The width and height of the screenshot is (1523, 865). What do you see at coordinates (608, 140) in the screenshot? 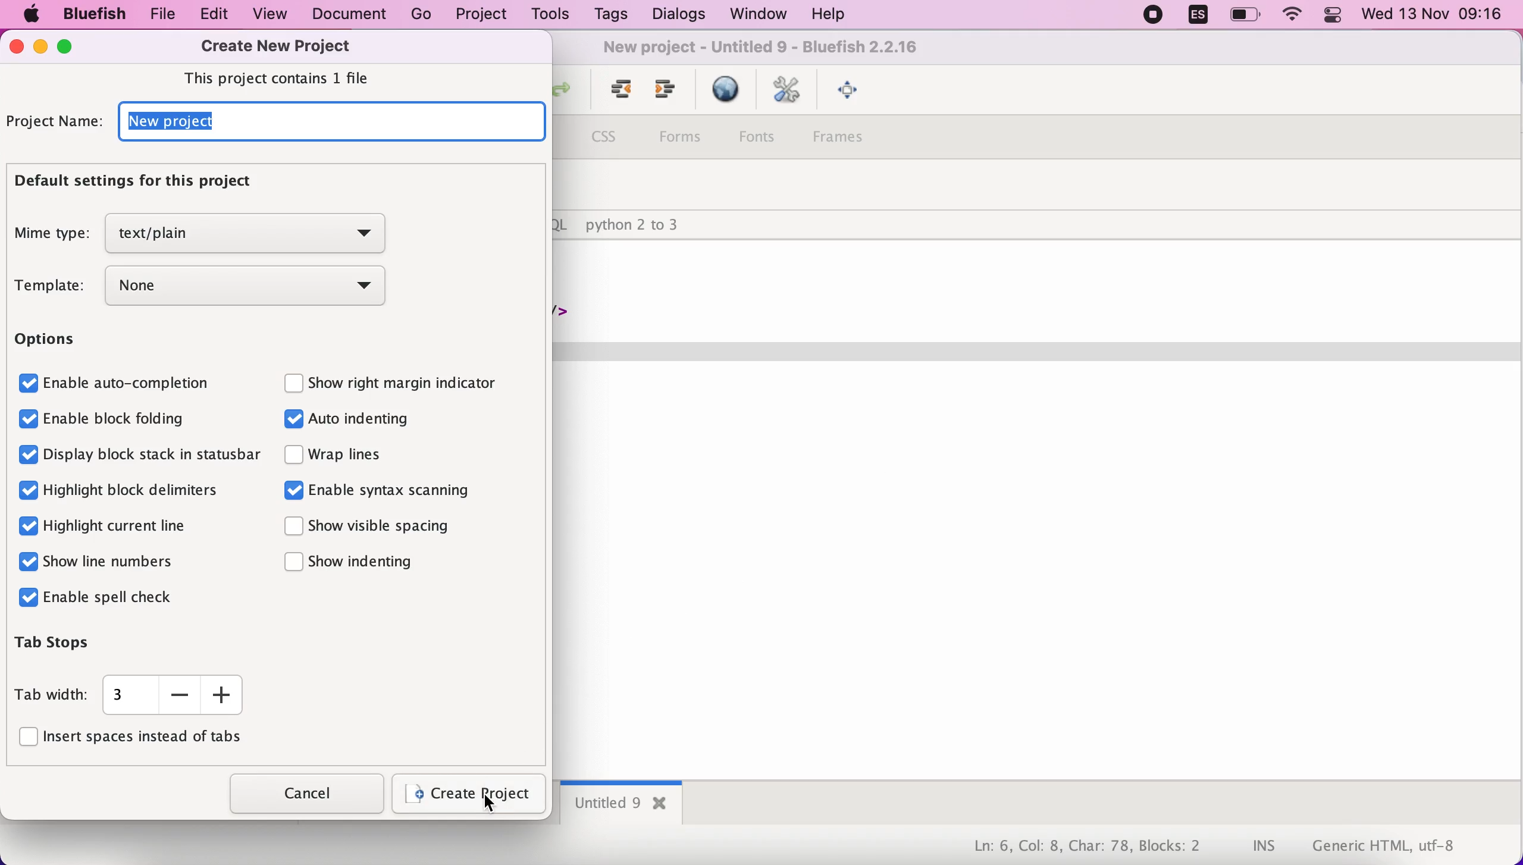
I see `css` at bounding box center [608, 140].